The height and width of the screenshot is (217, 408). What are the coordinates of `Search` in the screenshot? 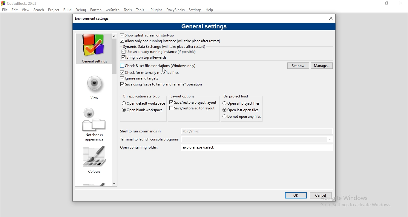 It's located at (39, 10).